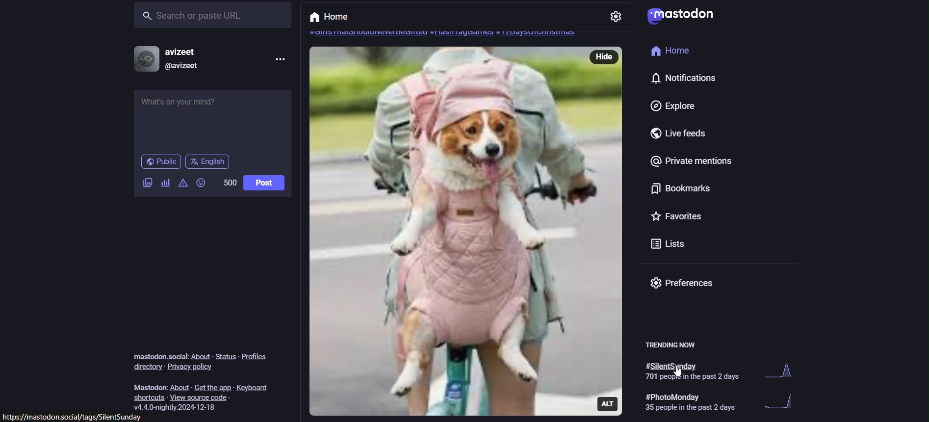  Describe the element at coordinates (609, 403) in the screenshot. I see `Alt` at that location.